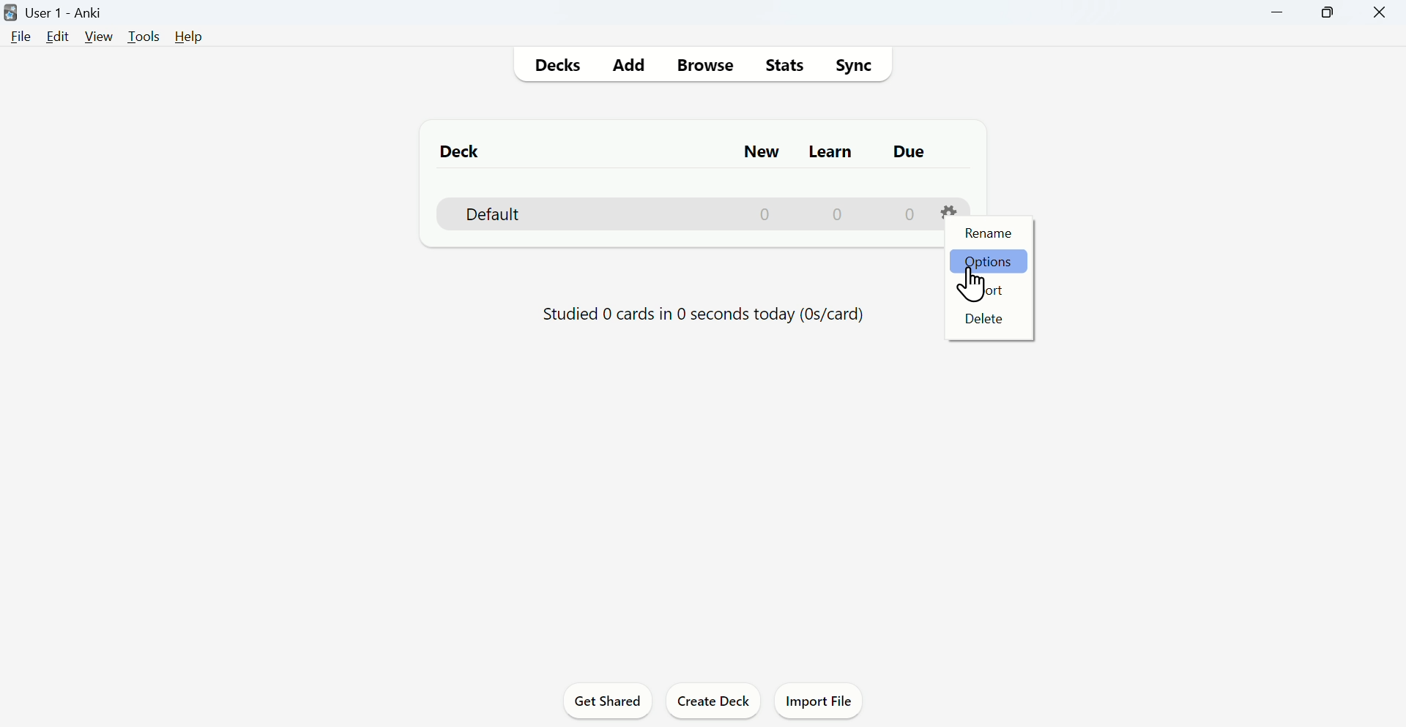  I want to click on Sync, so click(853, 65).